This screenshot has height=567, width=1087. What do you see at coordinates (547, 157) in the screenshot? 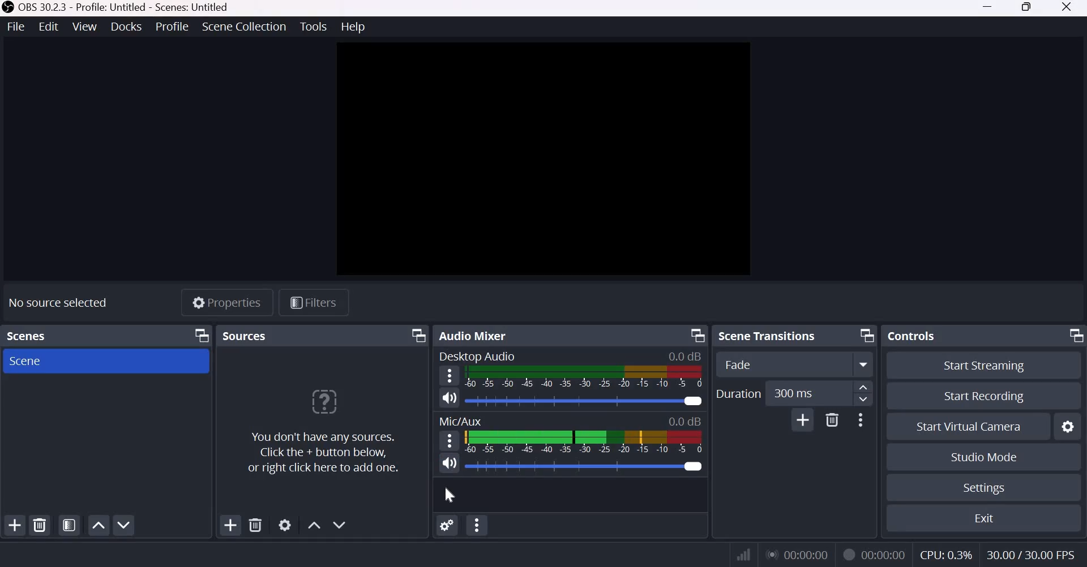
I see `canvas` at bounding box center [547, 157].